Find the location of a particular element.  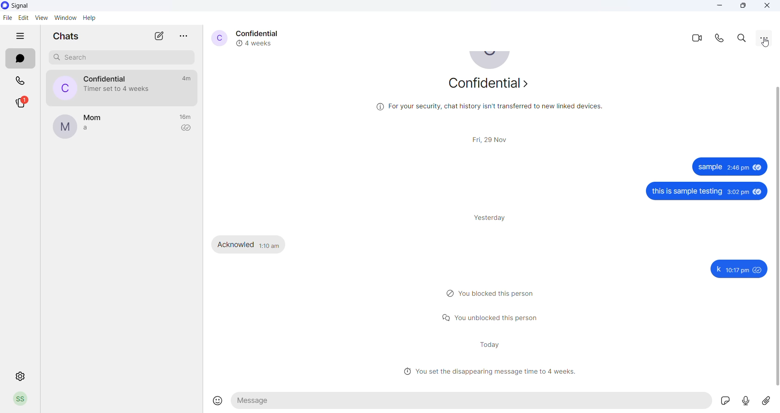

hide tabs is located at coordinates (19, 38).